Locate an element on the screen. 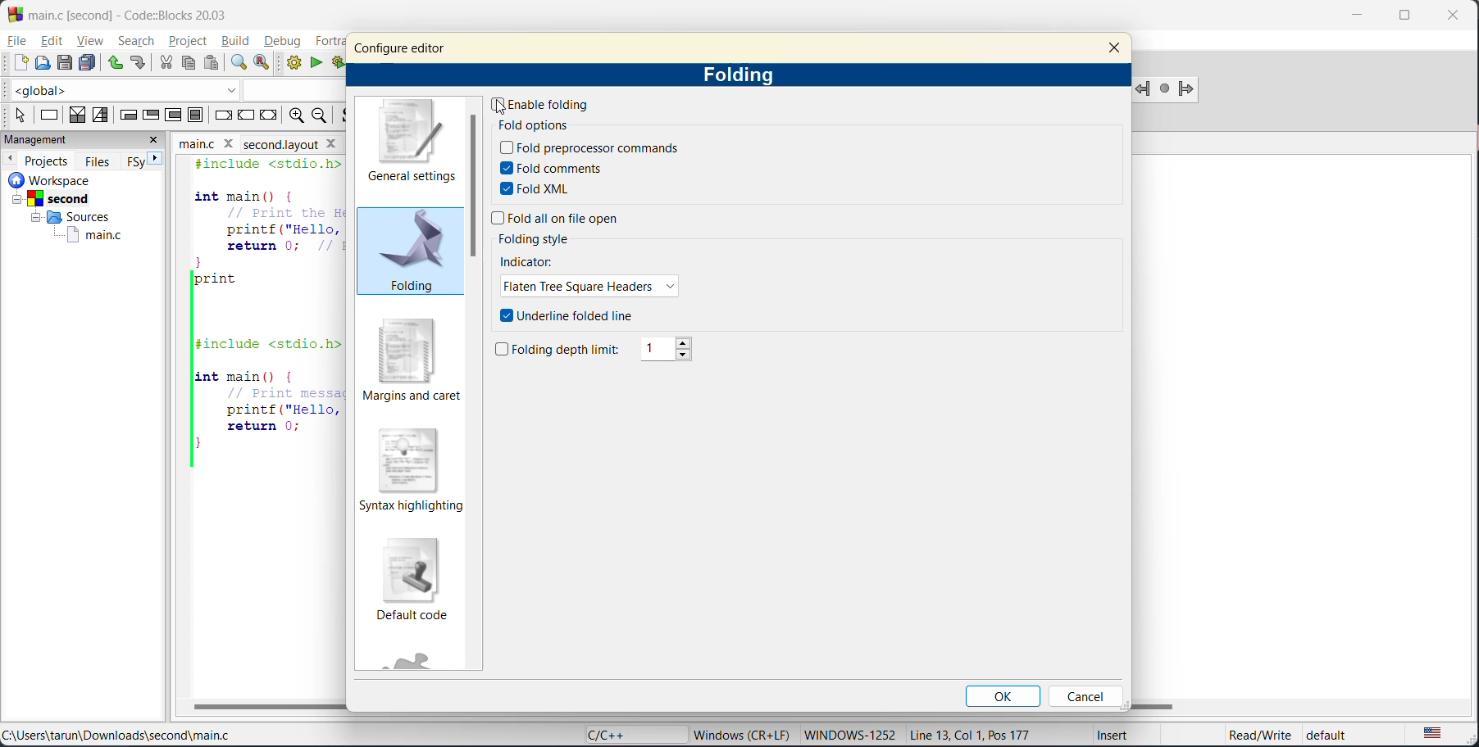  margins and caret is located at coordinates (411, 360).